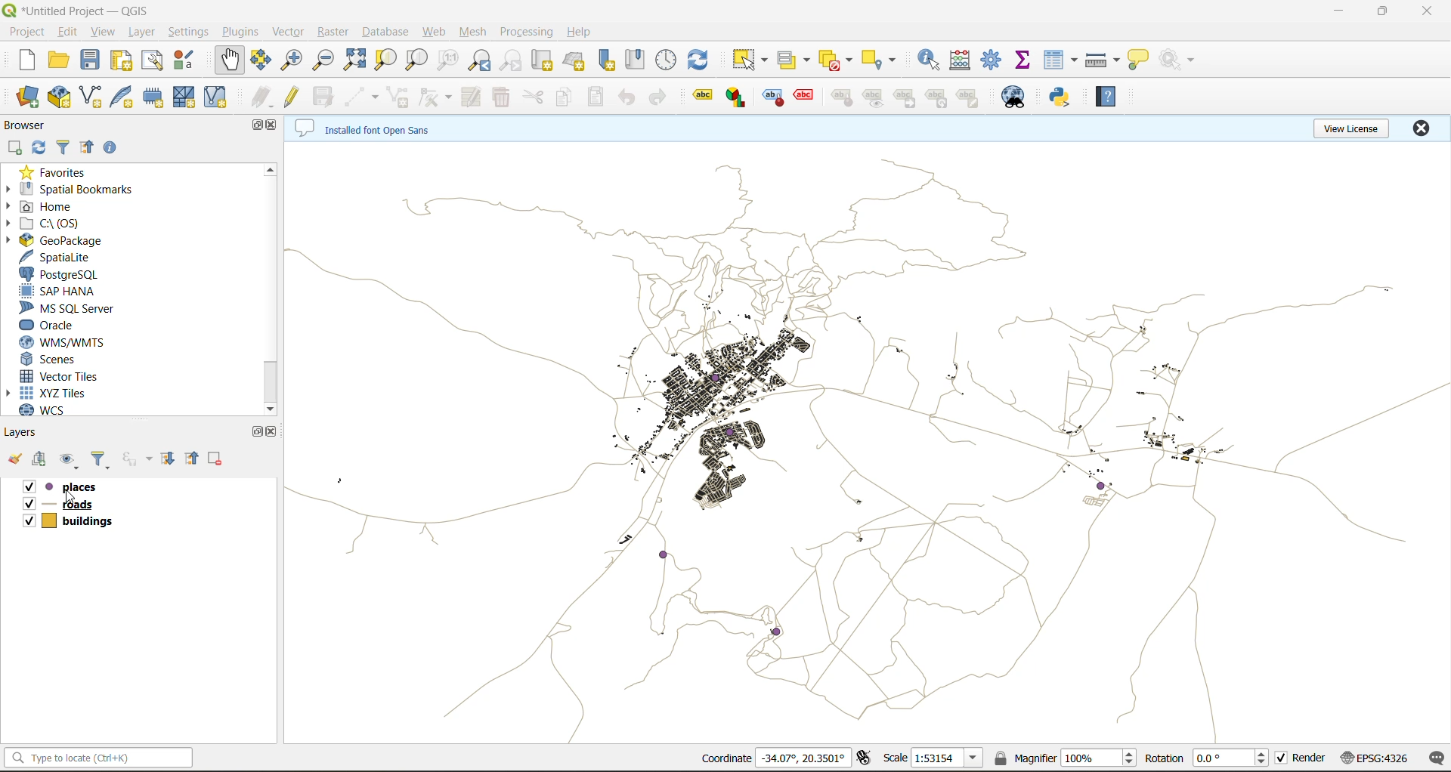  Describe the element at coordinates (84, 189) in the screenshot. I see `spatial bookmarks` at that location.